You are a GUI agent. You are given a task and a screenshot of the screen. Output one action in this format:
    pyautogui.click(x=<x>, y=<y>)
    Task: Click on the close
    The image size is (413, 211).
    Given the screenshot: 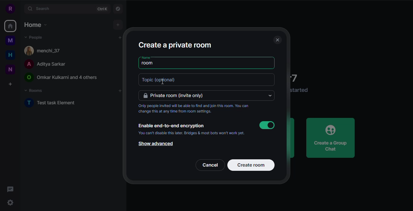 What is the action you would take?
    pyautogui.click(x=277, y=40)
    